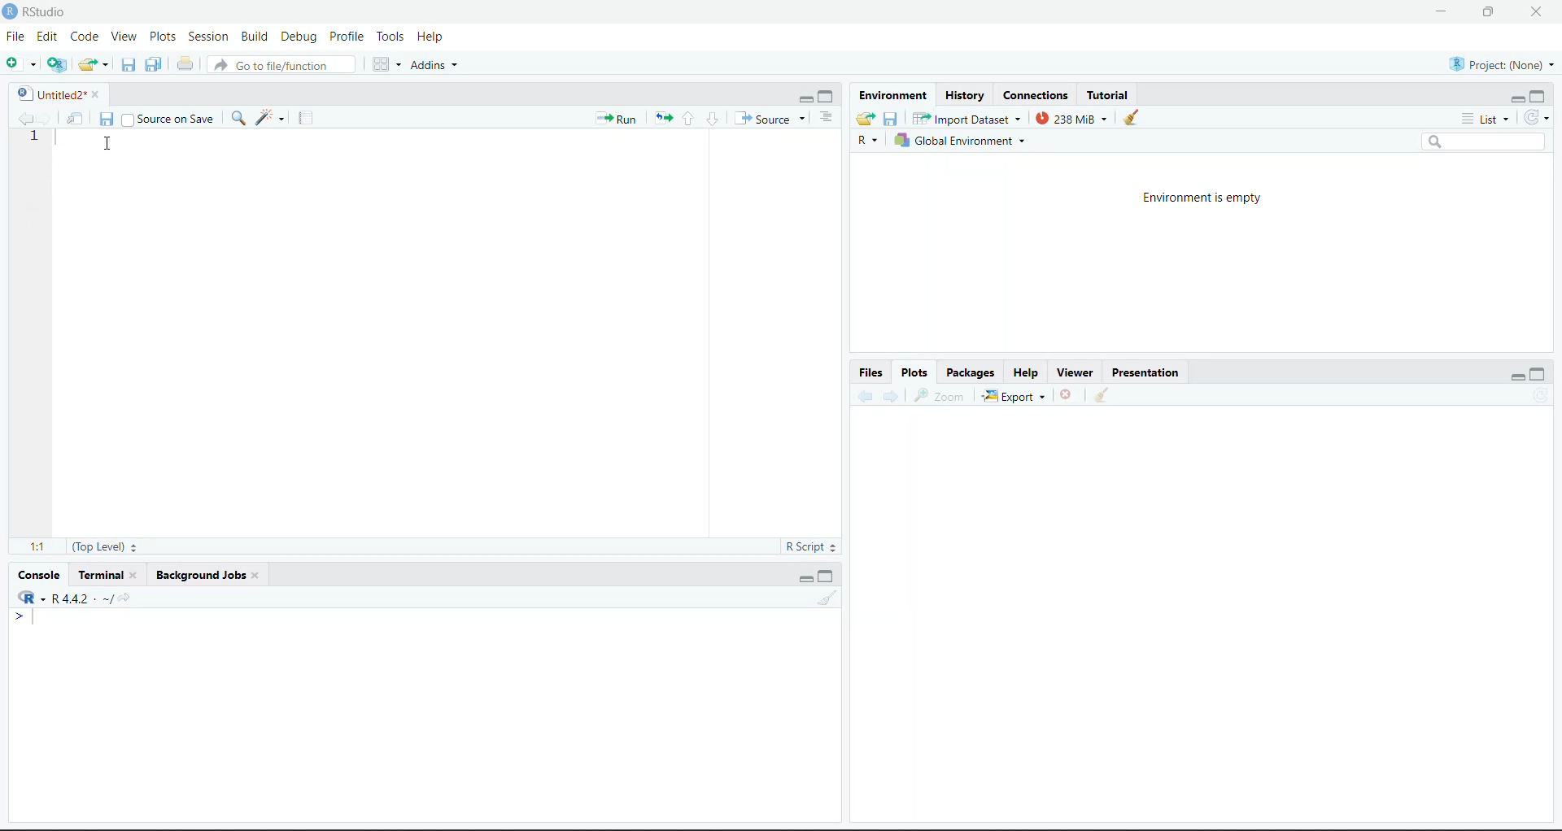 This screenshot has width=1562, height=831. Describe the element at coordinates (1107, 96) in the screenshot. I see `Tutorial` at that location.